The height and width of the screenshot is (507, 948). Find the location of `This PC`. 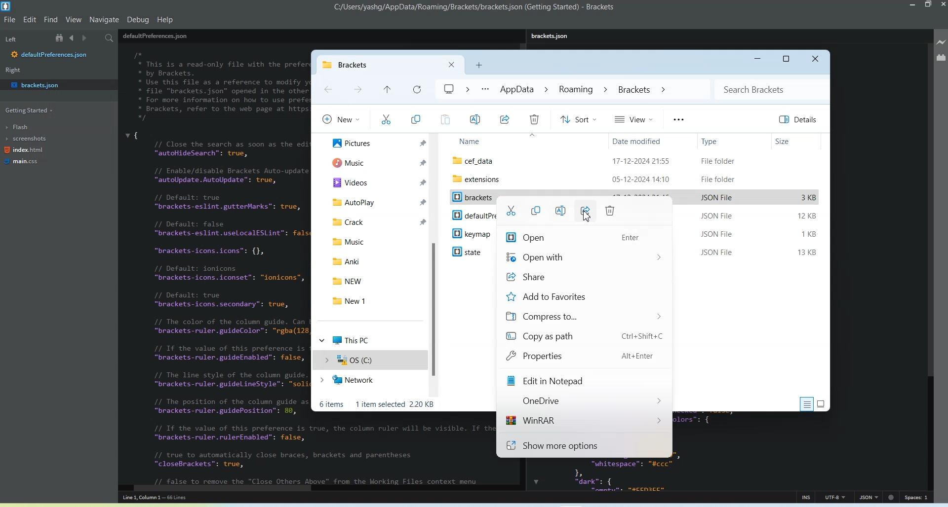

This PC is located at coordinates (370, 339).